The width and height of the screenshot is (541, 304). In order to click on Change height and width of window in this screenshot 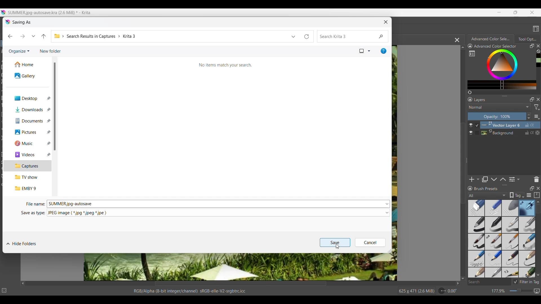, I will do `click(389, 251)`.